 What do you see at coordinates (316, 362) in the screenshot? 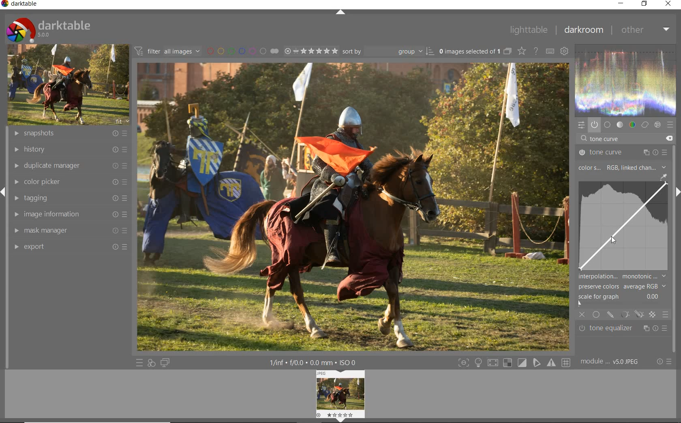
I see `1/fnf f/0.0 0.0 mm ISO 0` at bounding box center [316, 362].